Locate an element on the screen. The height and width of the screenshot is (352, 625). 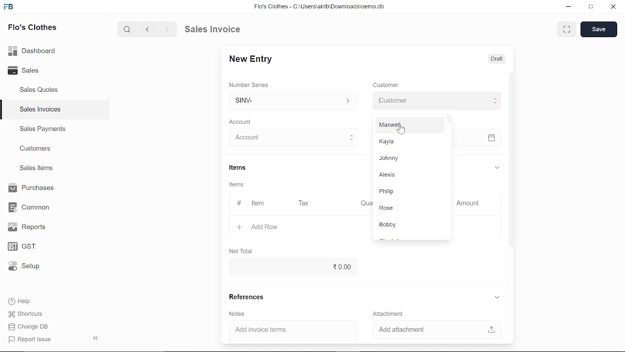
expand is located at coordinates (498, 299).